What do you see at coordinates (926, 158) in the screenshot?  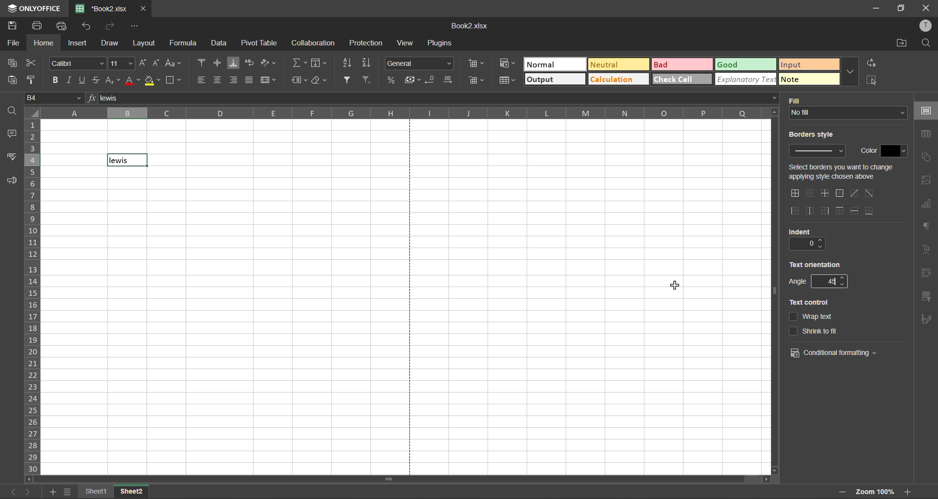 I see `shapes` at bounding box center [926, 158].